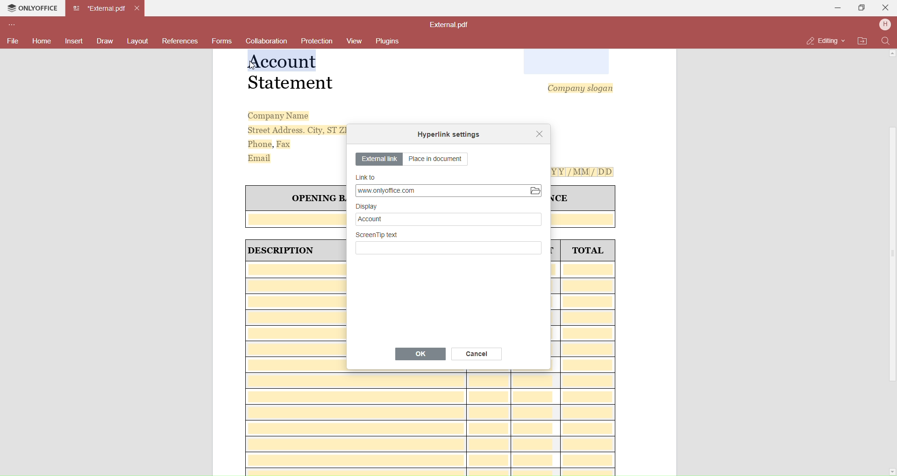 The image size is (897, 476). Describe the element at coordinates (353, 42) in the screenshot. I see `View` at that location.